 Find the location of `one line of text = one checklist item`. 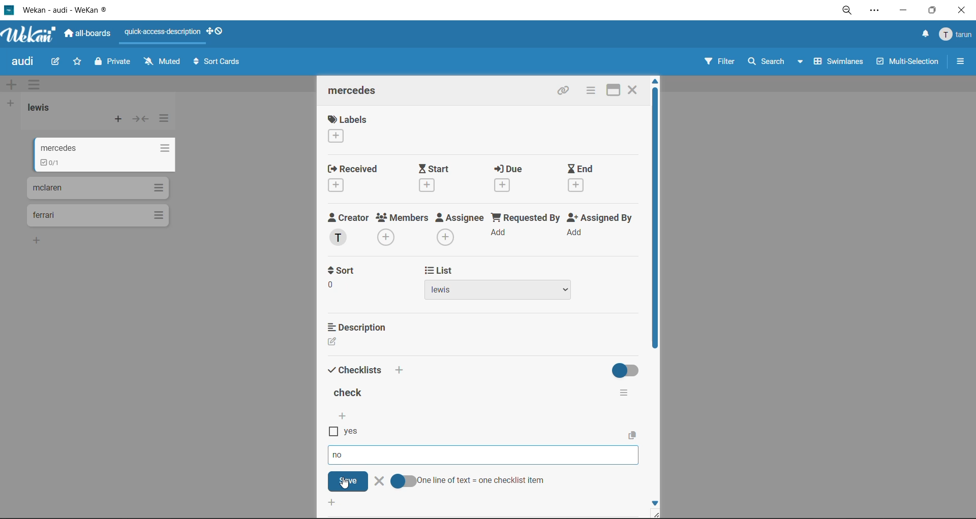

one line of text = one checklist item is located at coordinates (468, 481).